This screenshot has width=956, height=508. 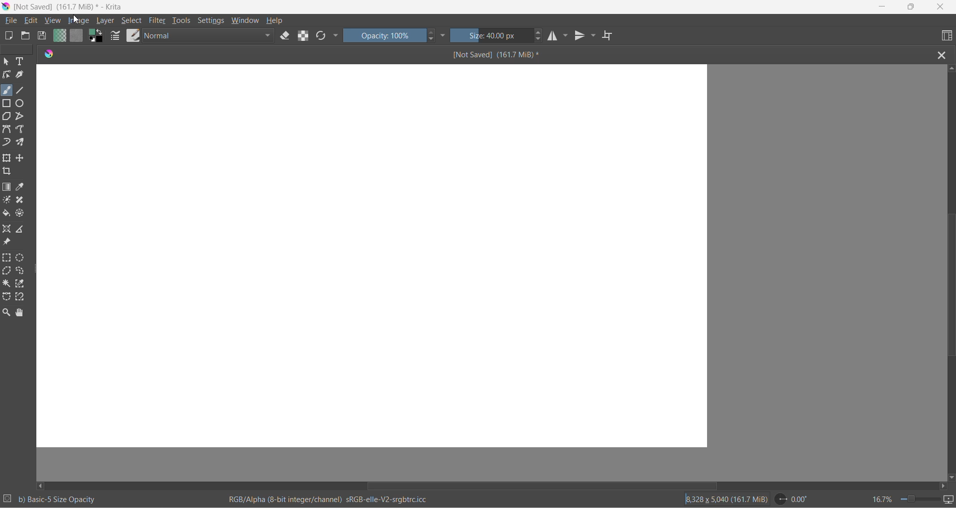 What do you see at coordinates (8, 103) in the screenshot?
I see `rectangle tool` at bounding box center [8, 103].